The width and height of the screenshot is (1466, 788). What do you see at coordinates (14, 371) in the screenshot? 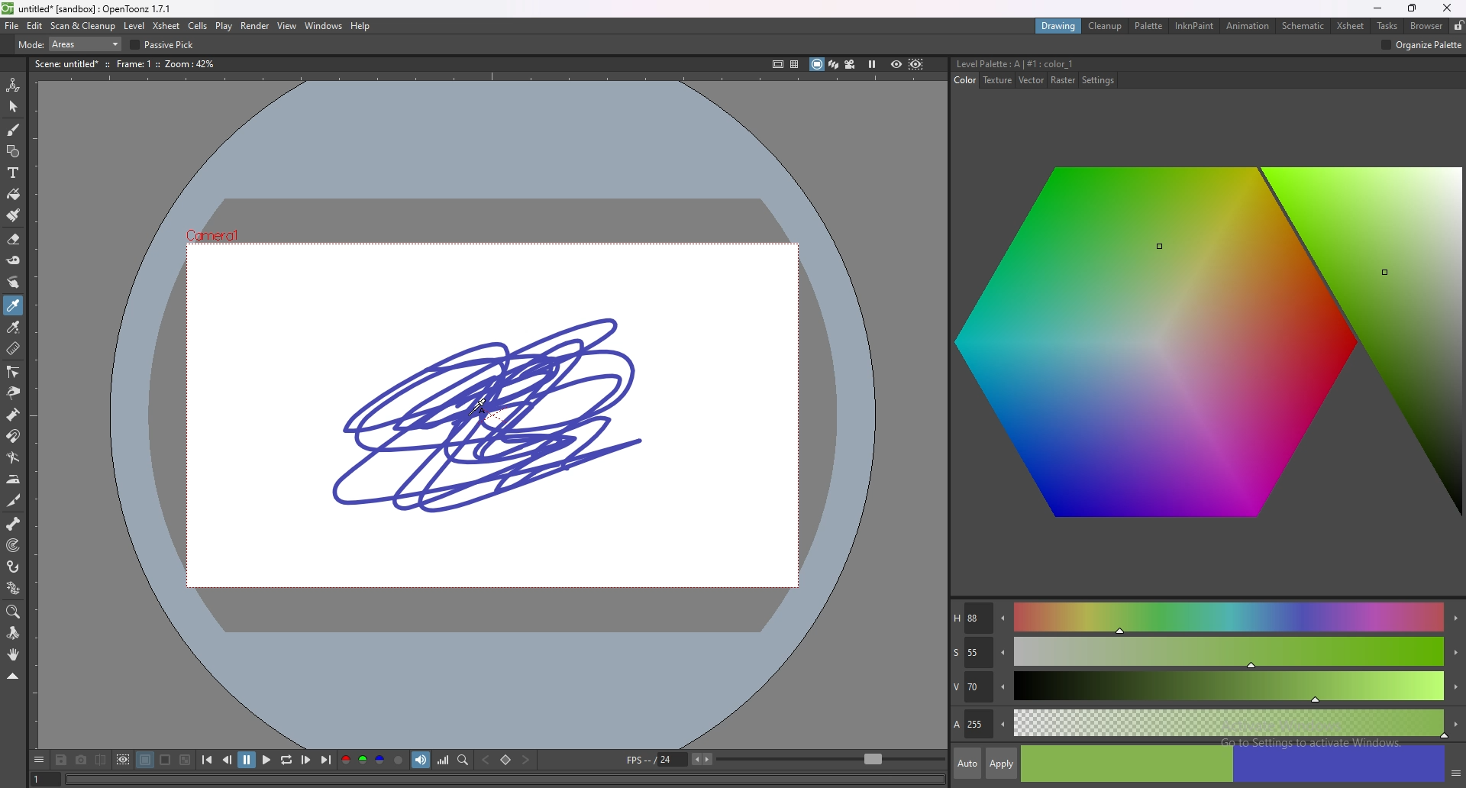
I see `control point editor tool` at bounding box center [14, 371].